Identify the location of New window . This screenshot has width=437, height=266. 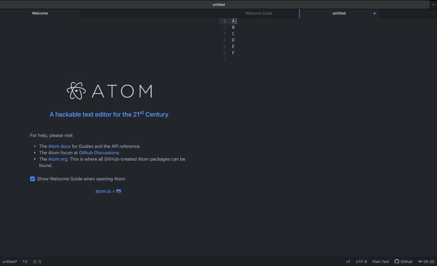
(433, 5).